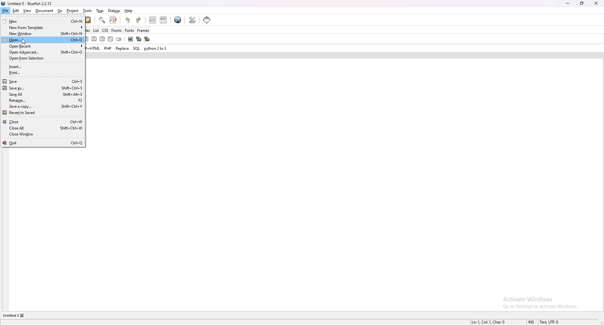 The image size is (604, 325). I want to click on insert image, so click(131, 39).